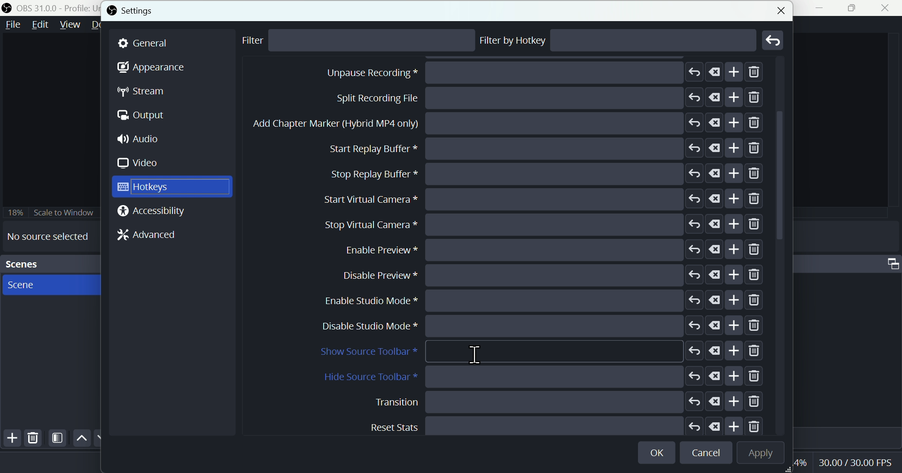 The image size is (902, 473). I want to click on Maximise, so click(855, 8).